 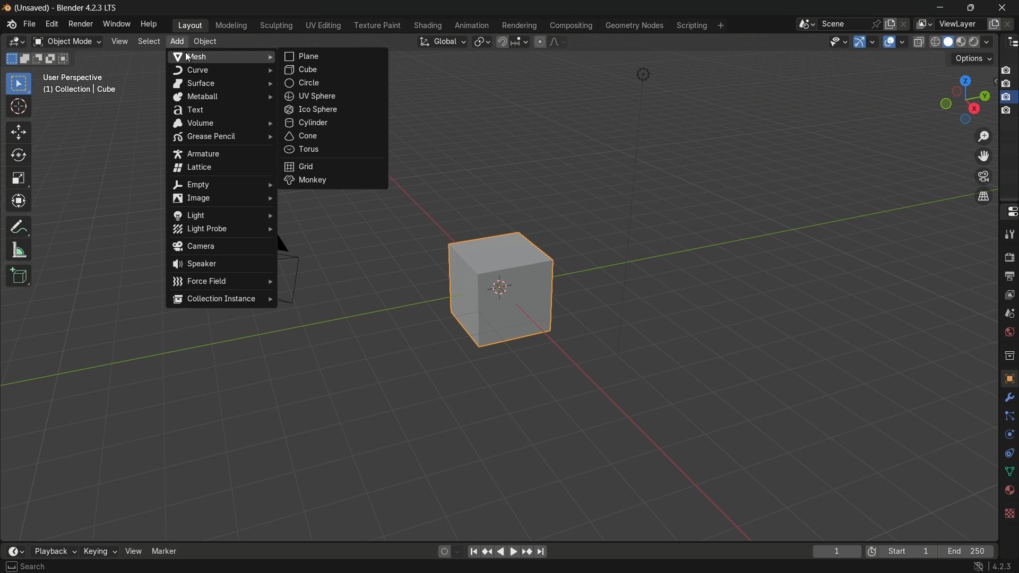 What do you see at coordinates (1006, 111) in the screenshot?
I see `layer 4` at bounding box center [1006, 111].